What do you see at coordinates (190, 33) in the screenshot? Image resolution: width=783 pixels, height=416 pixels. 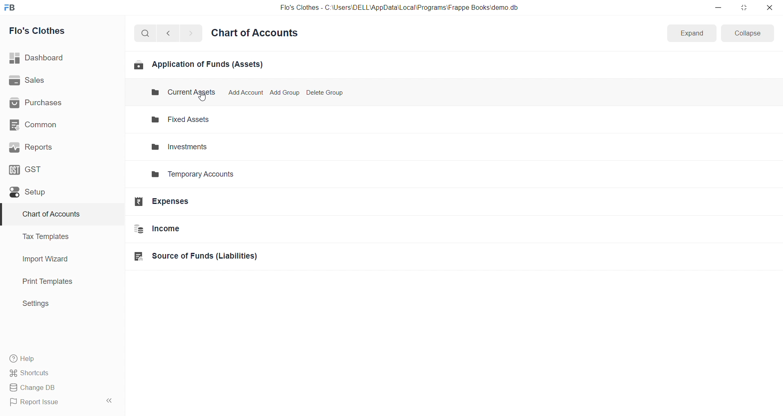 I see `navigate forward` at bounding box center [190, 33].